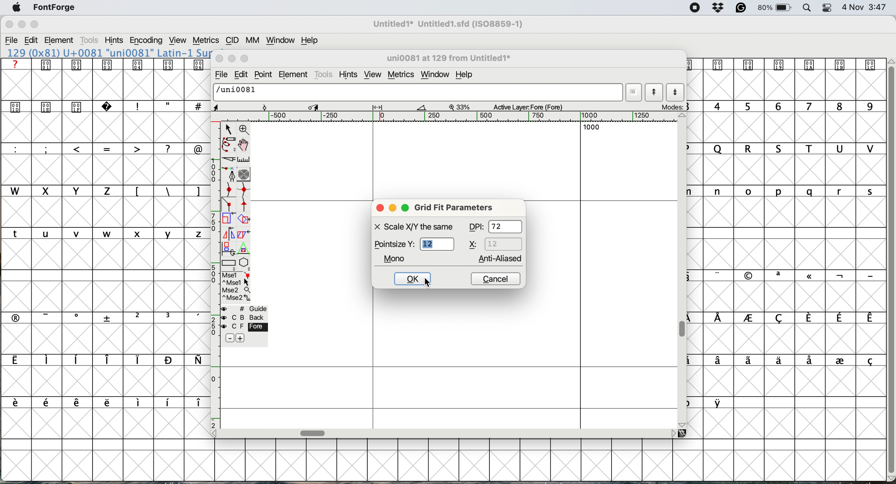 The height and width of the screenshot is (484, 896). I want to click on Untitled1* Untitled1.sfd (ISO8859-1), so click(448, 24).